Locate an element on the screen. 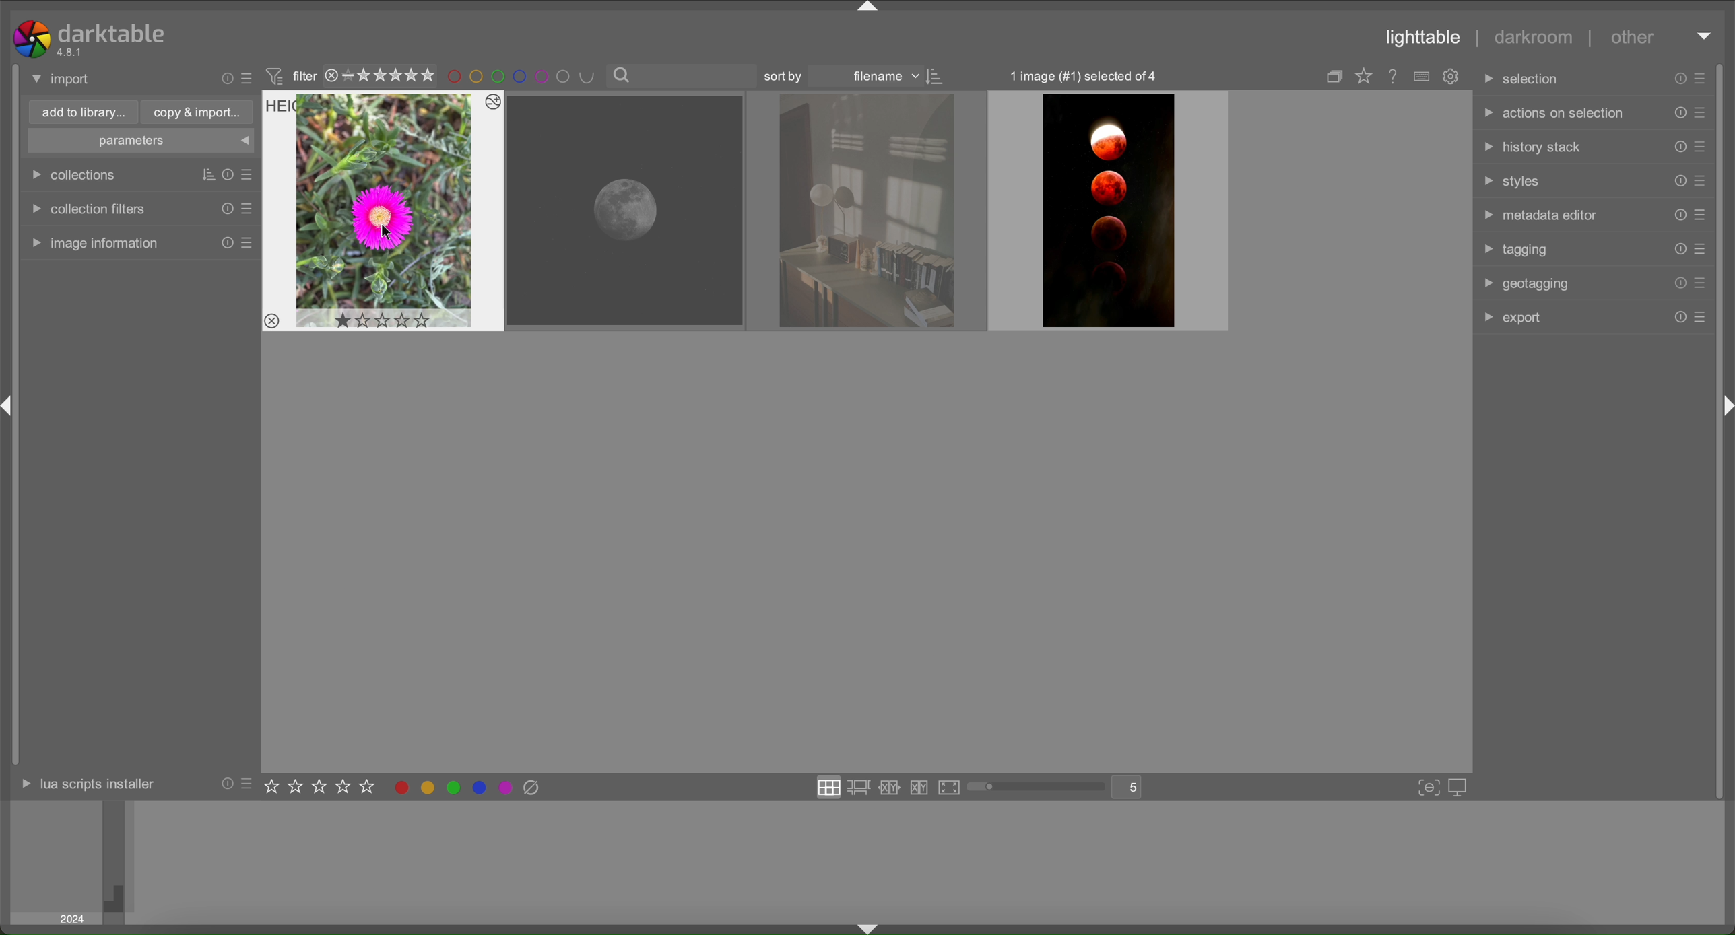 The height and width of the screenshot is (935, 1735). arrow is located at coordinates (1704, 35).